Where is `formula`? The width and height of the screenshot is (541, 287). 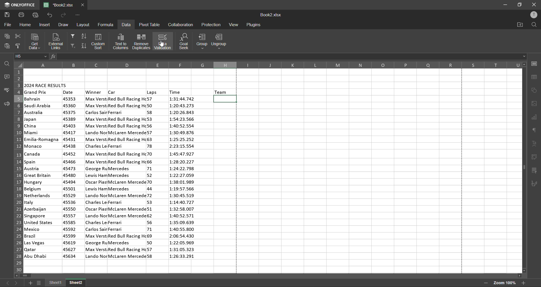 formula is located at coordinates (107, 24).